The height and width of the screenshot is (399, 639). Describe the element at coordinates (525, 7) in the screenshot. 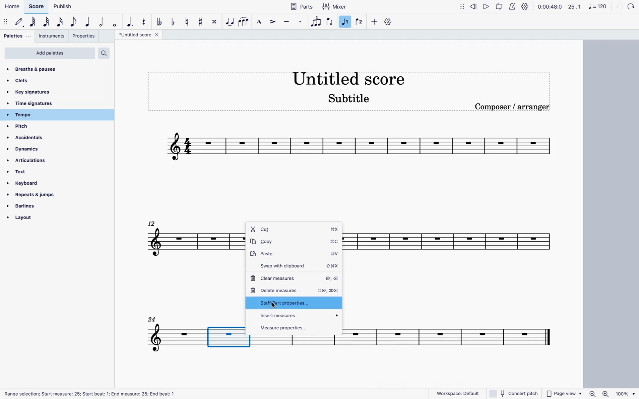

I see `settings` at that location.